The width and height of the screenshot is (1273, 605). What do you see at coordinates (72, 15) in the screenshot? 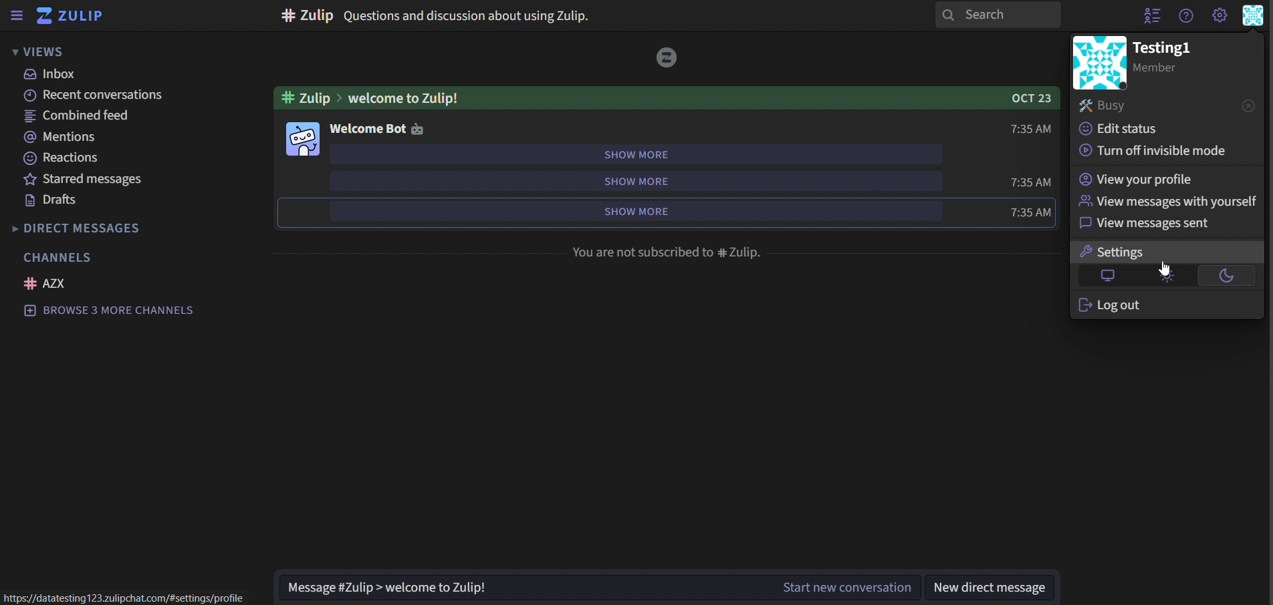
I see `zulip` at bounding box center [72, 15].